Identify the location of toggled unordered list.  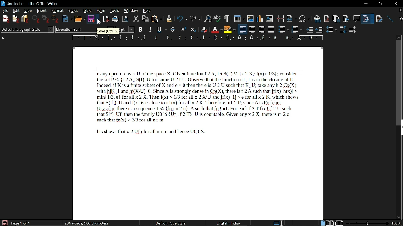
(284, 29).